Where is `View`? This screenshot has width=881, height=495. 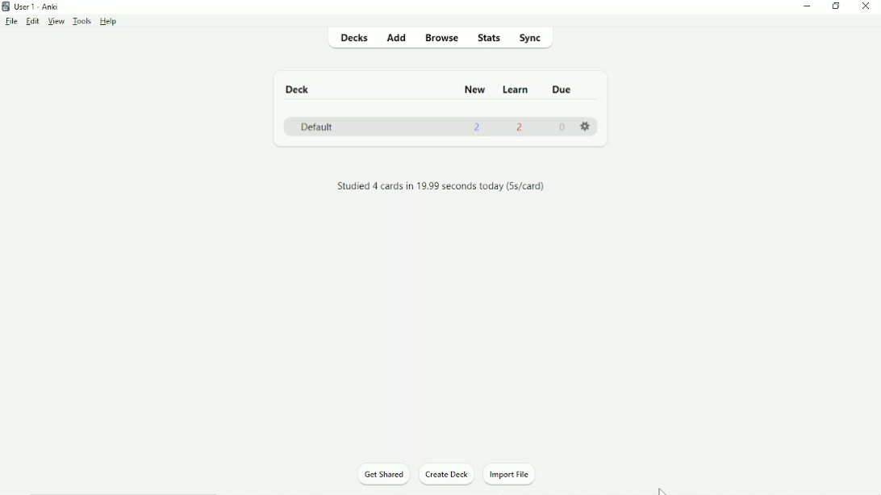
View is located at coordinates (56, 22).